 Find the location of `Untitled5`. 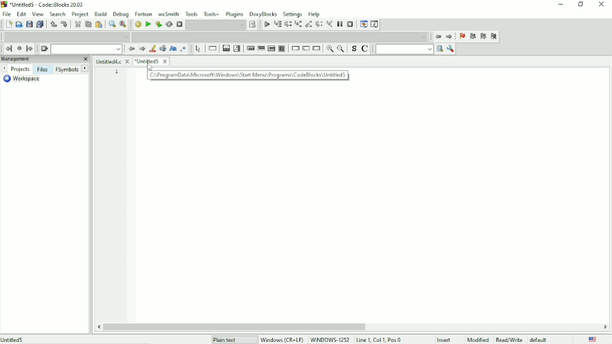

Untitled5 is located at coordinates (152, 62).